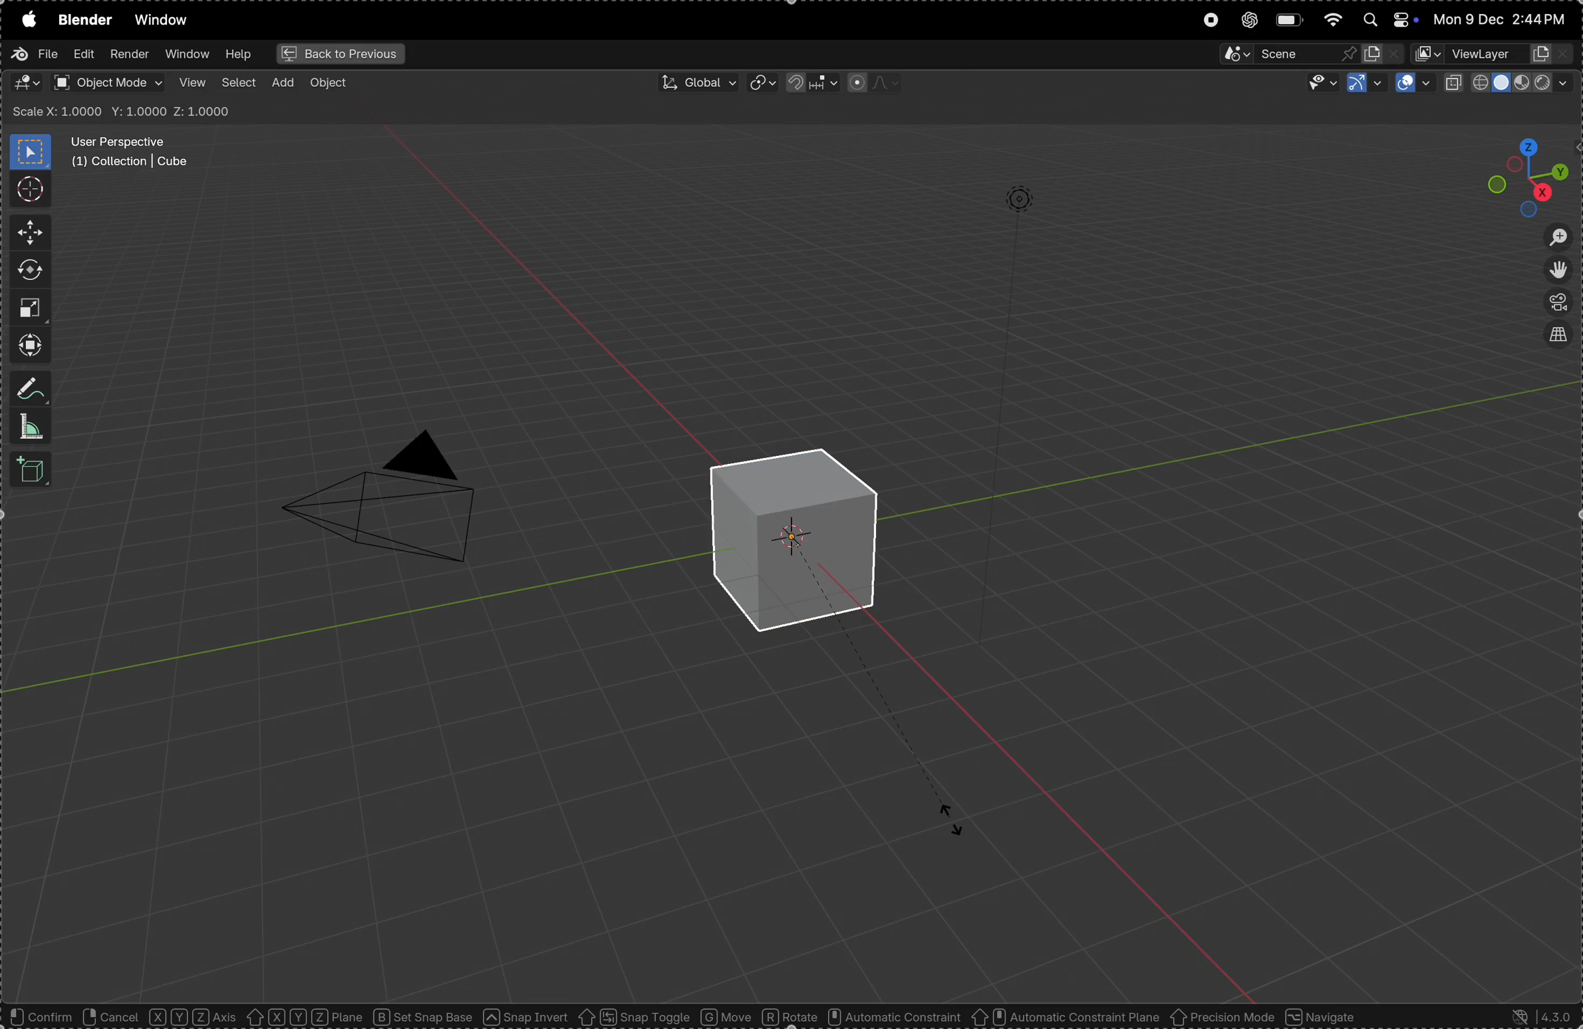  I want to click on blender, so click(83, 23).